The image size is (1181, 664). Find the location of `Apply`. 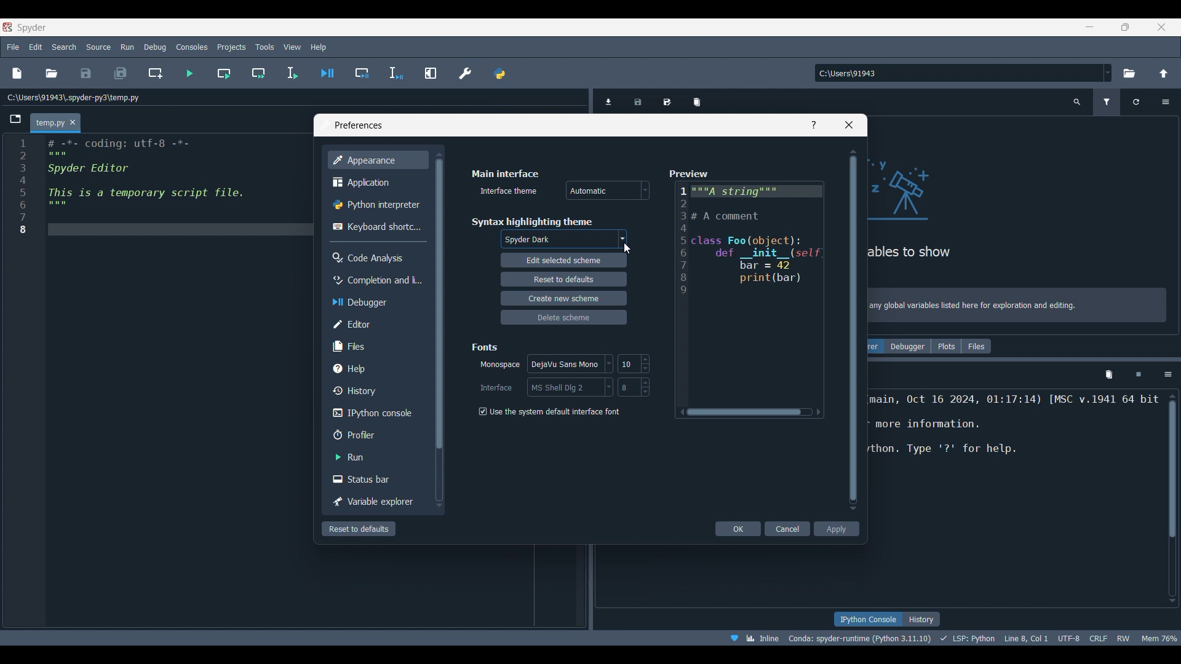

Apply is located at coordinates (837, 529).